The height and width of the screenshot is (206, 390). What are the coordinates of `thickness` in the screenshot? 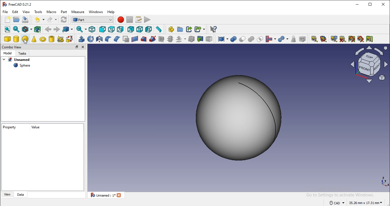 It's located at (191, 39).